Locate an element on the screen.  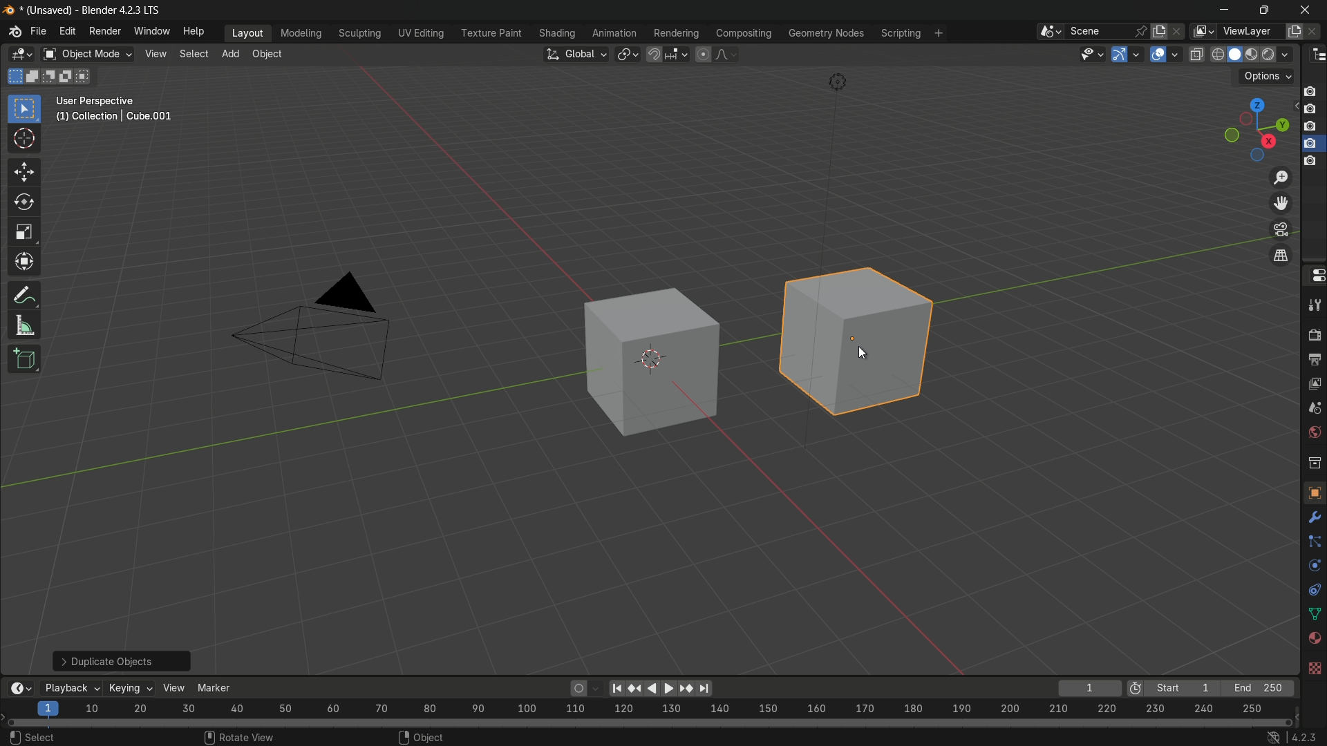
Automatic Constraint is located at coordinates (770, 737).